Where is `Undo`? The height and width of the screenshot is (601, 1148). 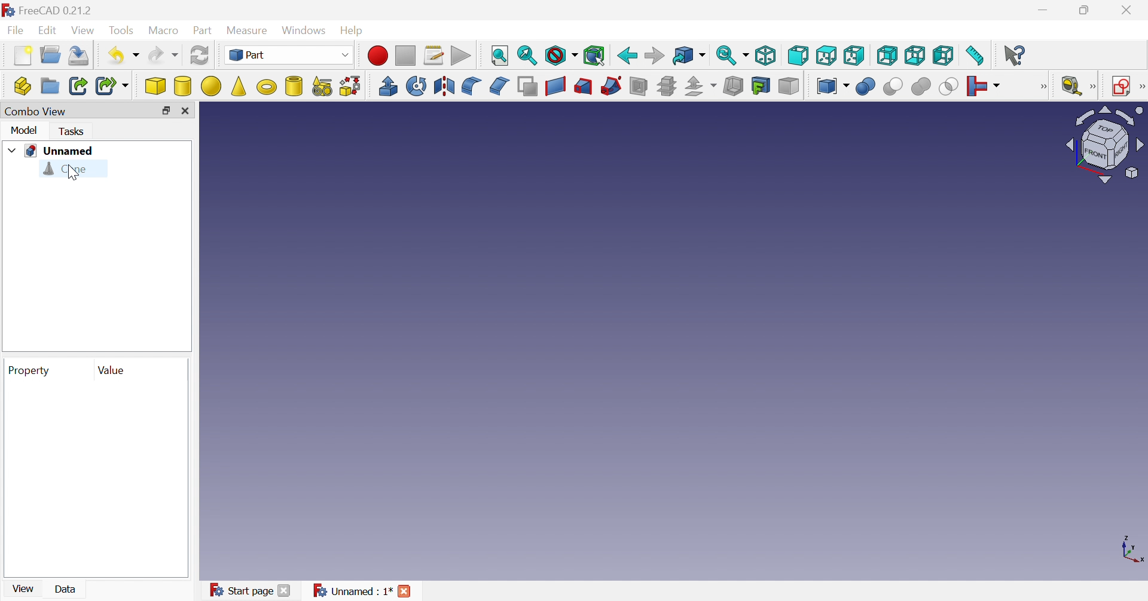 Undo is located at coordinates (123, 56).